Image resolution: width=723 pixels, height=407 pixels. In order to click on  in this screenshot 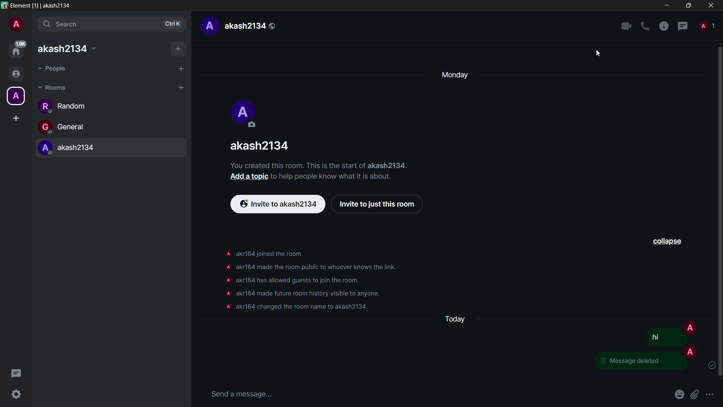, I will do `click(659, 338)`.